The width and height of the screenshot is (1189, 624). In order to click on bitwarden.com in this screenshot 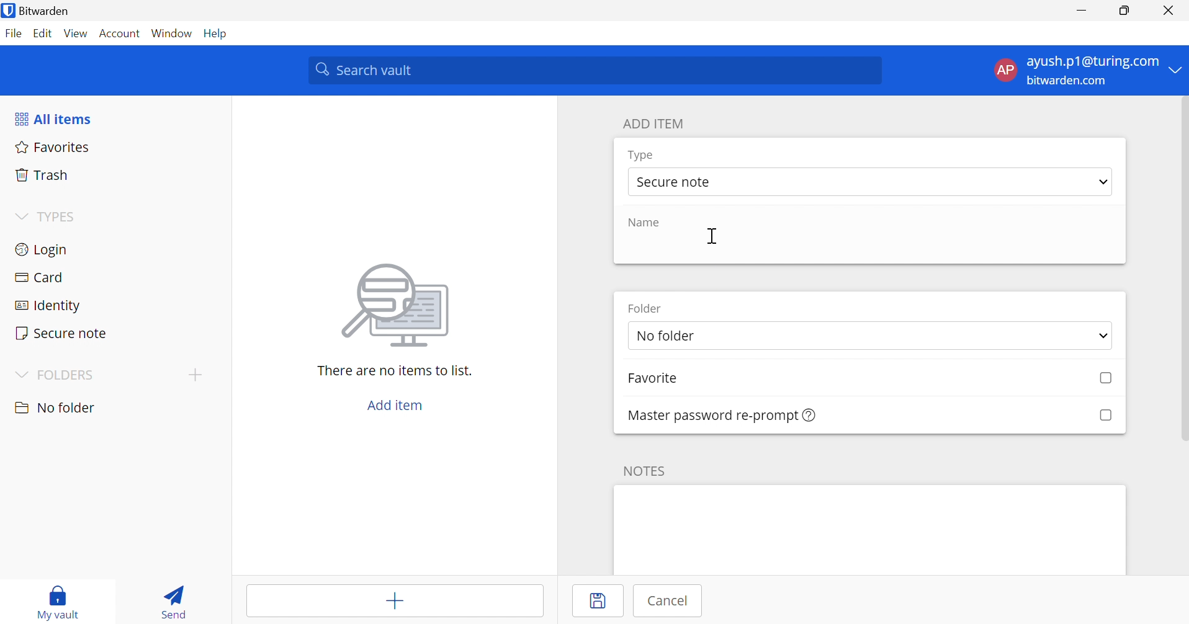, I will do `click(1066, 81)`.